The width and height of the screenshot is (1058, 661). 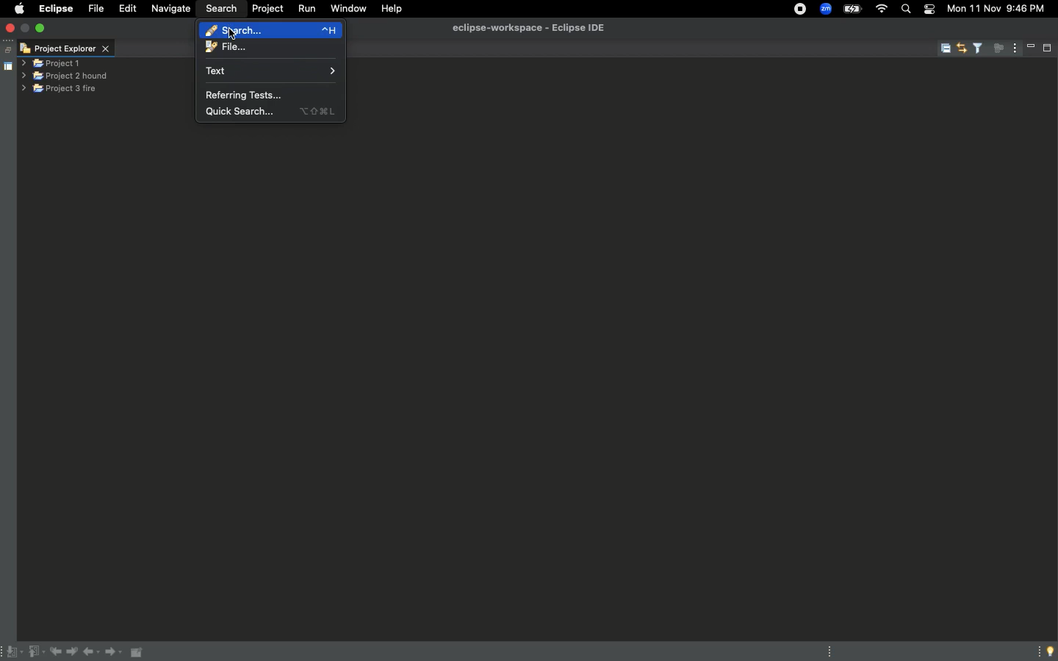 I want to click on Previous annotation, so click(x=35, y=652).